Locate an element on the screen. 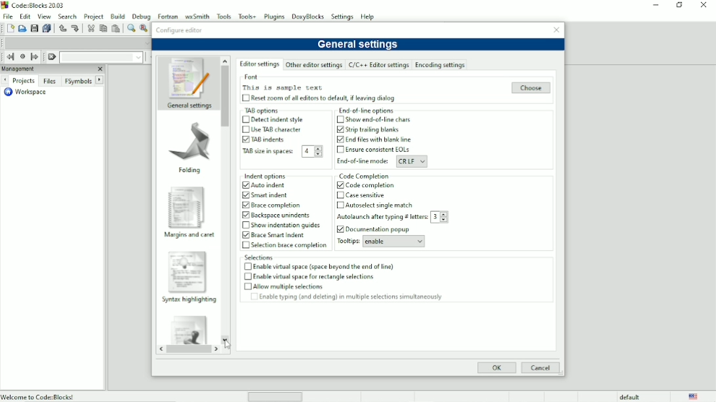  Vertical scrollbar is located at coordinates (226, 96).